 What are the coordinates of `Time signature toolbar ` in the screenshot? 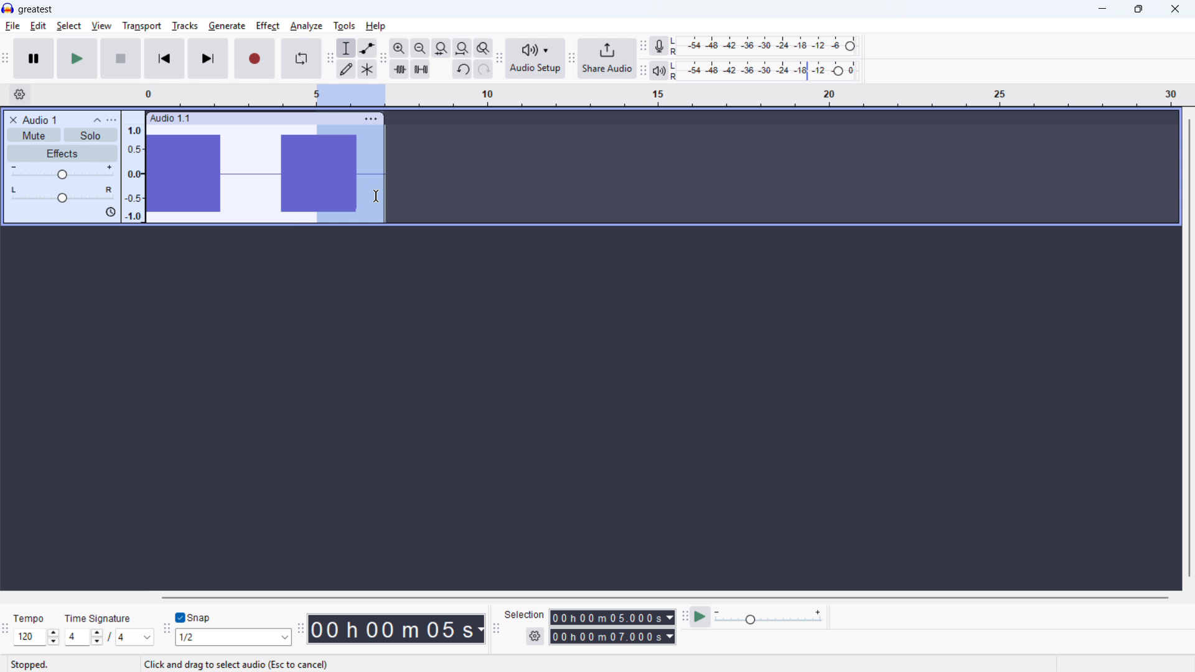 It's located at (6, 632).